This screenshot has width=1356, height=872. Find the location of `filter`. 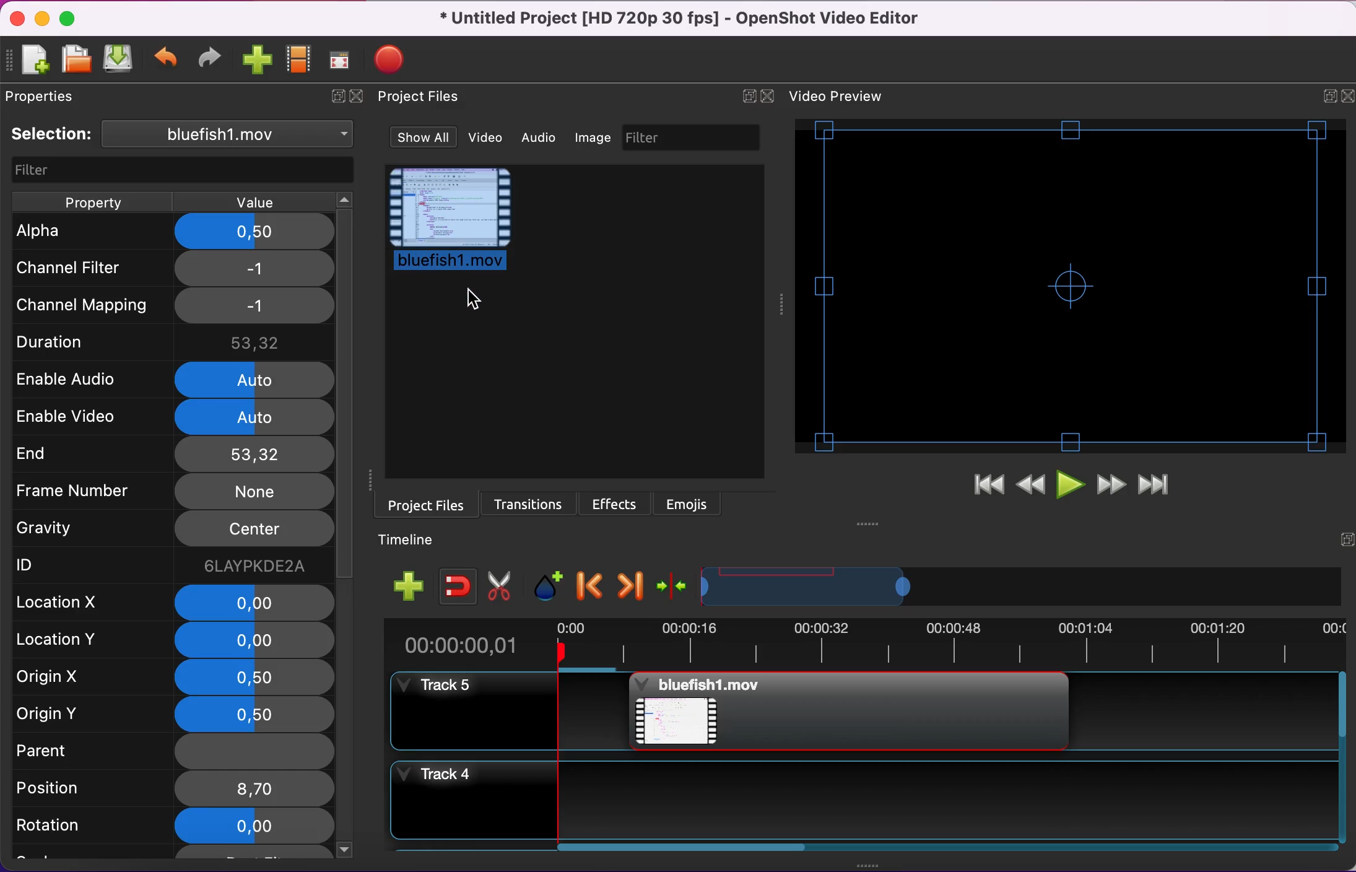

filter is located at coordinates (695, 138).